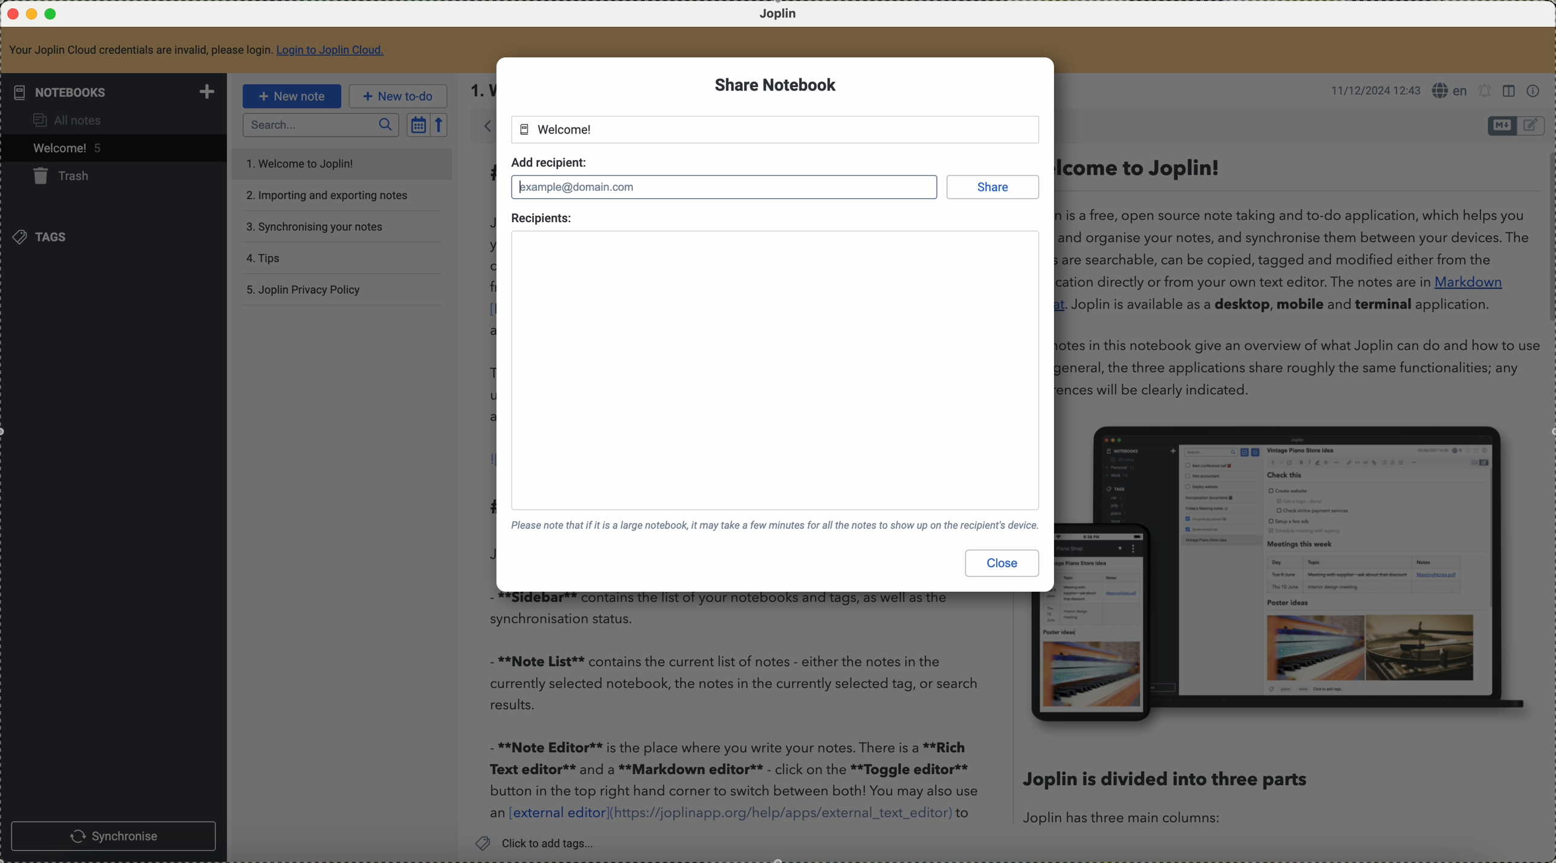 The height and width of the screenshot is (863, 1556). What do you see at coordinates (1373, 90) in the screenshot?
I see `11/12/2024 12:43` at bounding box center [1373, 90].